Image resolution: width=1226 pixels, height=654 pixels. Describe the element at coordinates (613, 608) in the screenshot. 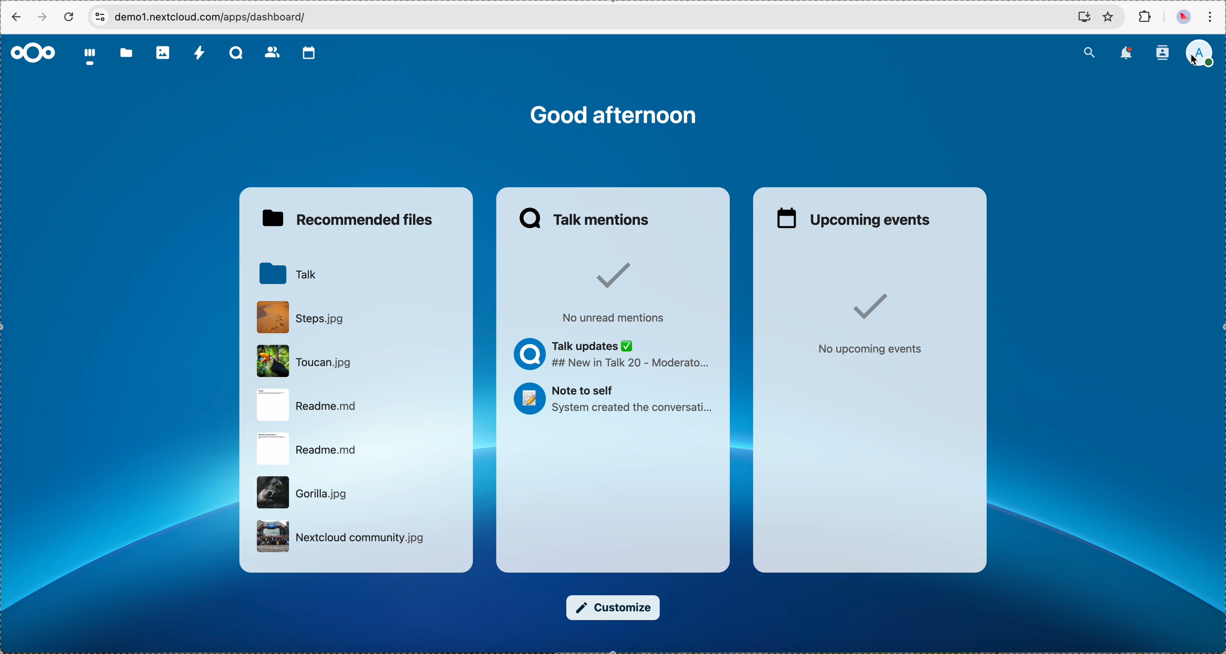

I see `customize button` at that location.